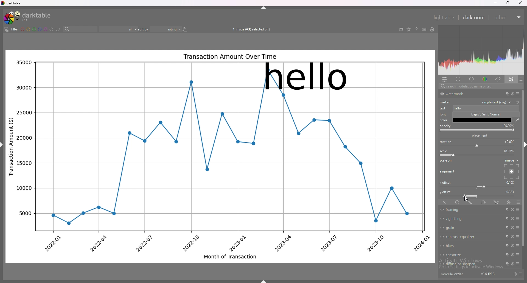 Image resolution: width=527 pixels, height=283 pixels. What do you see at coordinates (469, 264) in the screenshot?
I see `diffuse or sharpen` at bounding box center [469, 264].